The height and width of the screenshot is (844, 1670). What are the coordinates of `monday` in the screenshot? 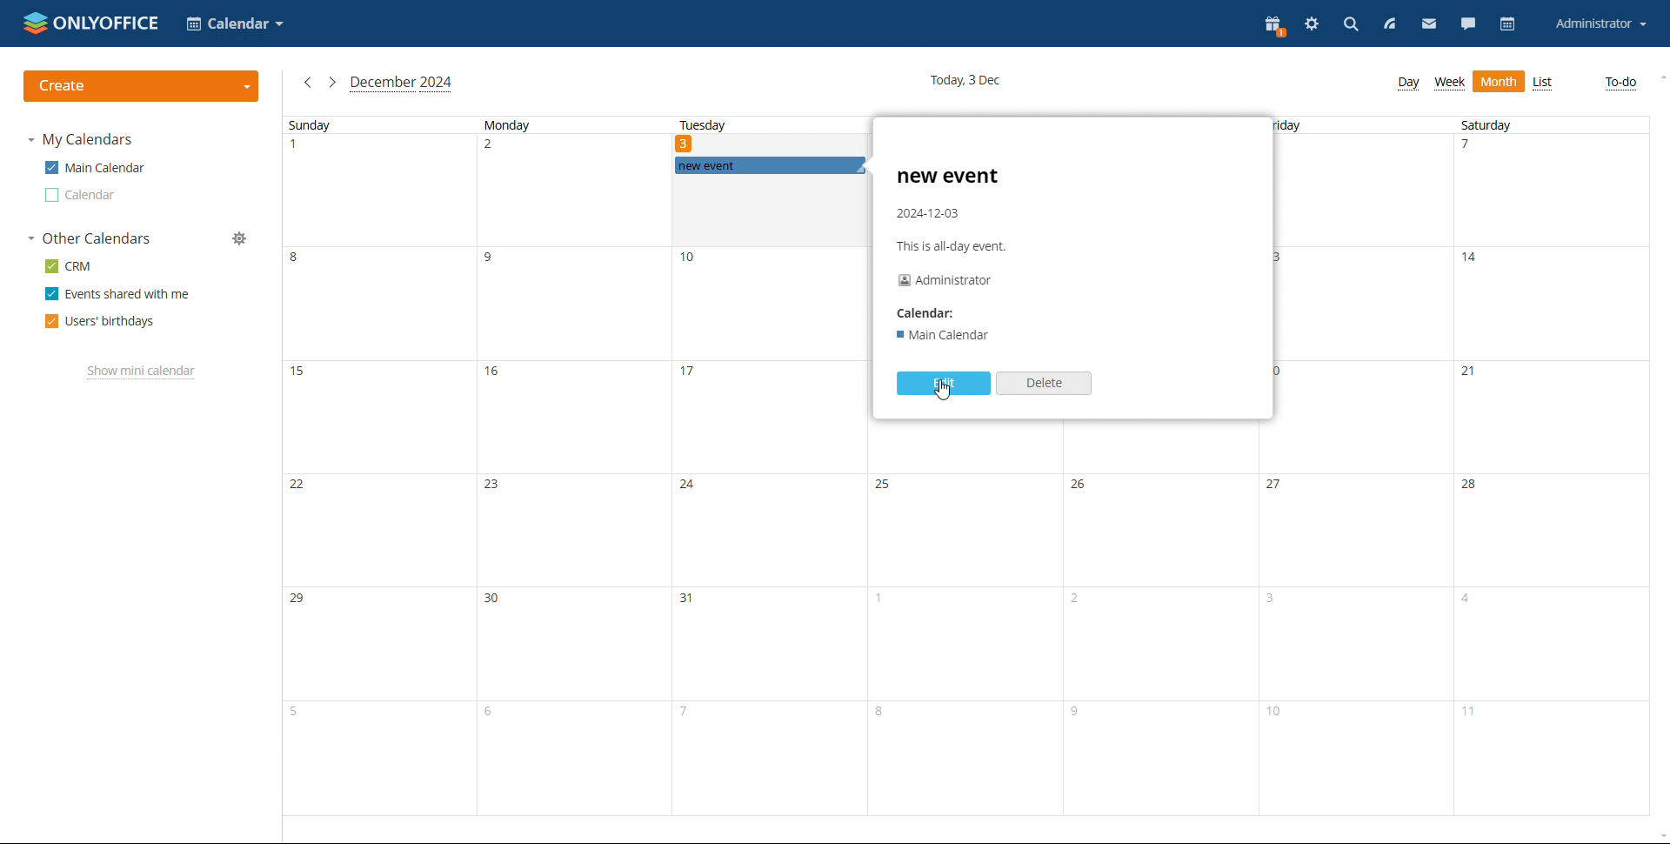 It's located at (569, 466).